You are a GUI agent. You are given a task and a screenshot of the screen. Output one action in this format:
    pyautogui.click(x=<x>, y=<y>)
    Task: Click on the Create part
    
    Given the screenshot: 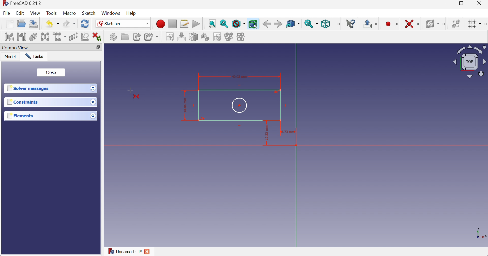 What is the action you would take?
    pyautogui.click(x=113, y=37)
    